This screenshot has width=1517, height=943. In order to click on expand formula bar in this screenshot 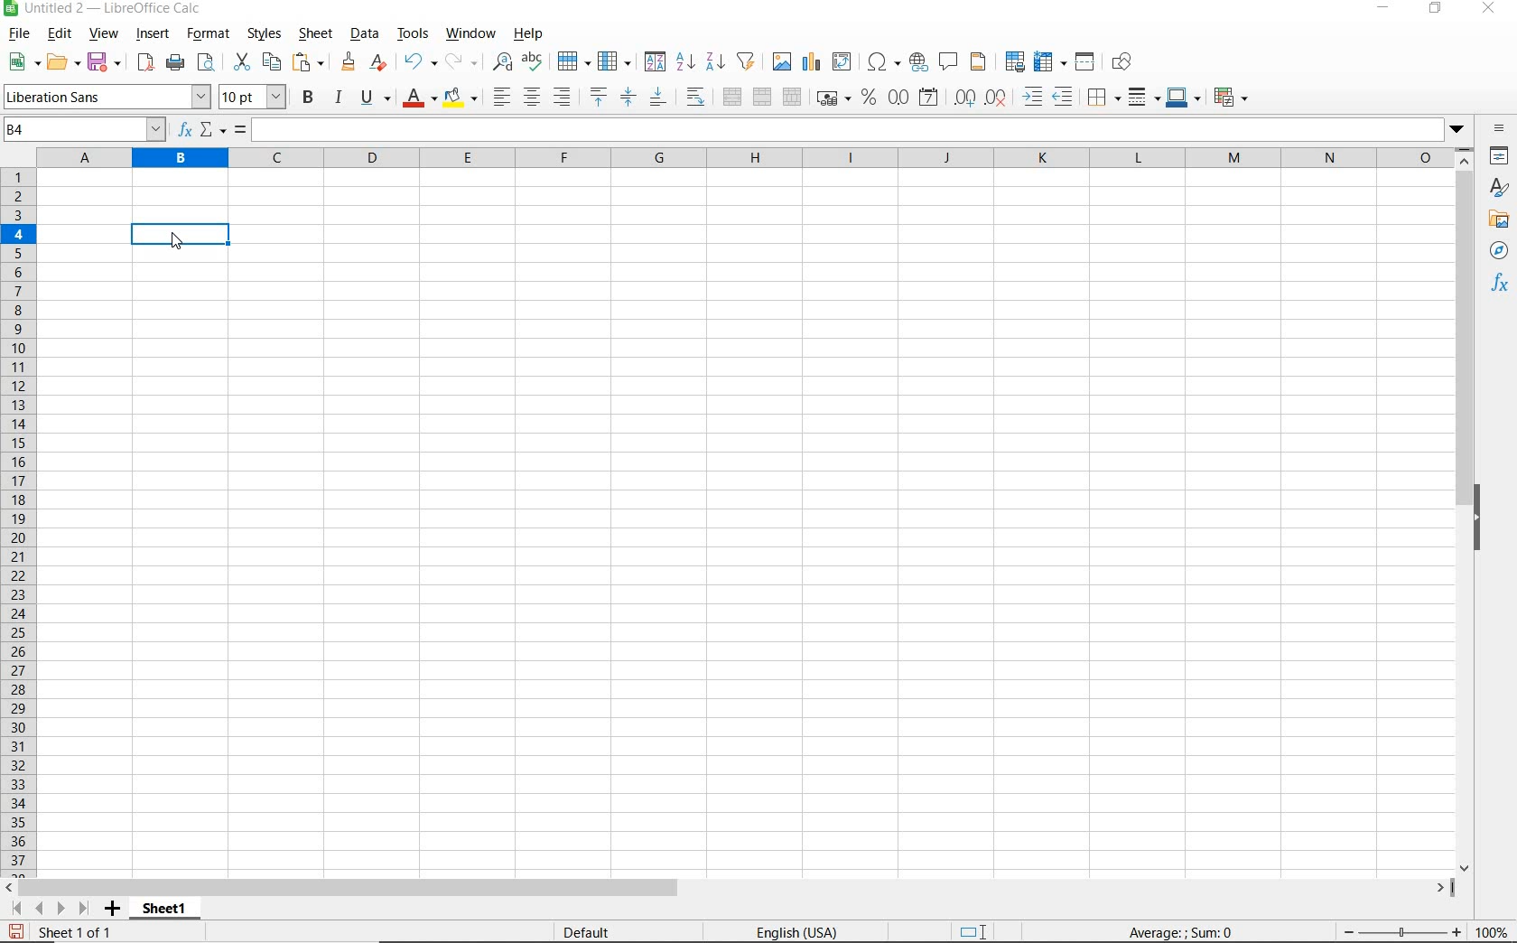, I will do `click(863, 129)`.